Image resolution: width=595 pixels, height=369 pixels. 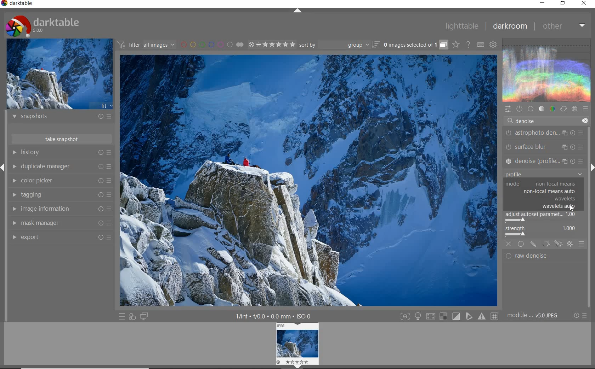 What do you see at coordinates (585, 107) in the screenshot?
I see `presets` at bounding box center [585, 107].